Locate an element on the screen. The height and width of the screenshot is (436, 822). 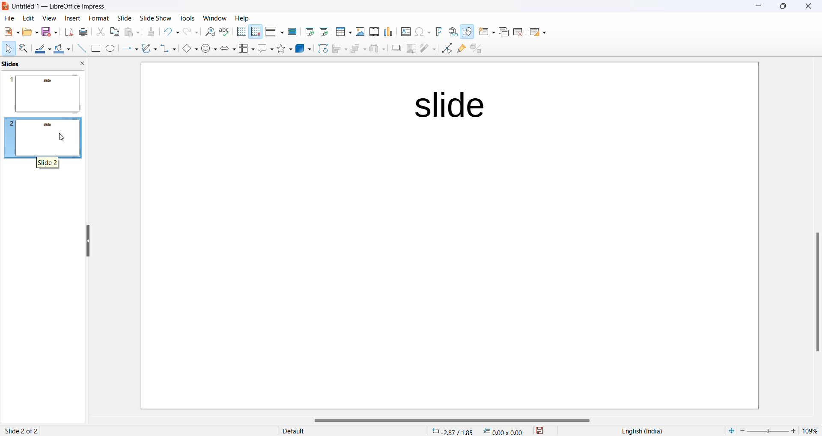
New slide is located at coordinates (485, 32).